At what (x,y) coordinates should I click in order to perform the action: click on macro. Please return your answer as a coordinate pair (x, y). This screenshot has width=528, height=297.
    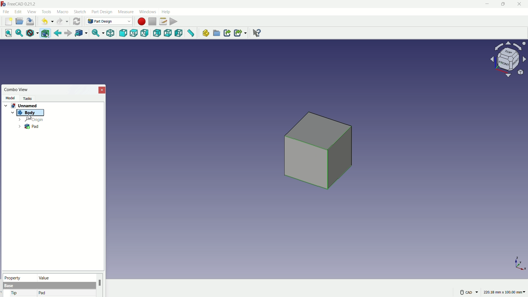
    Looking at the image, I should click on (63, 12).